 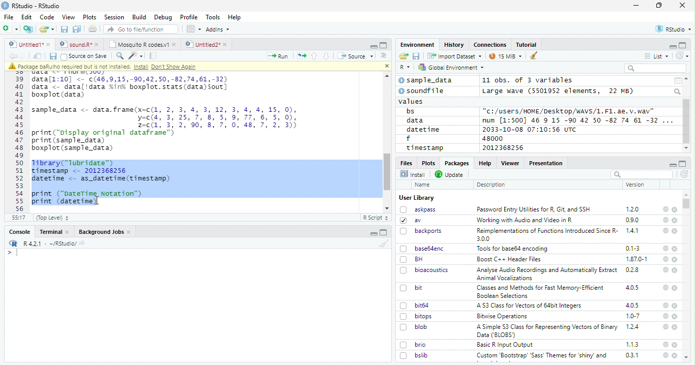 I want to click on Code, so click(x=46, y=17).